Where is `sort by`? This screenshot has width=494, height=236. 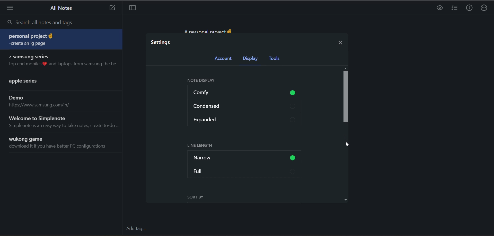 sort by is located at coordinates (199, 197).